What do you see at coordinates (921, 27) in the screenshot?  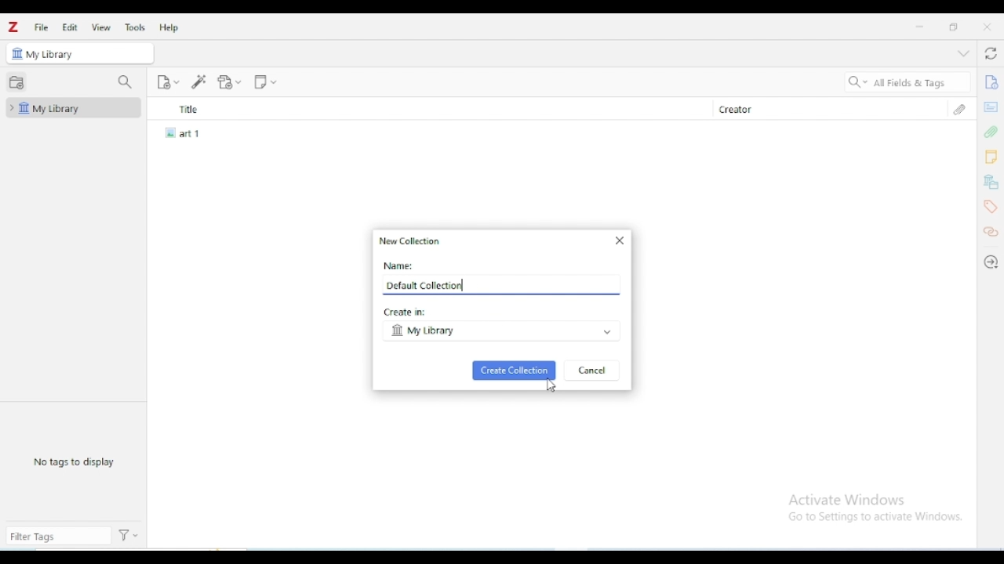 I see `minimize` at bounding box center [921, 27].